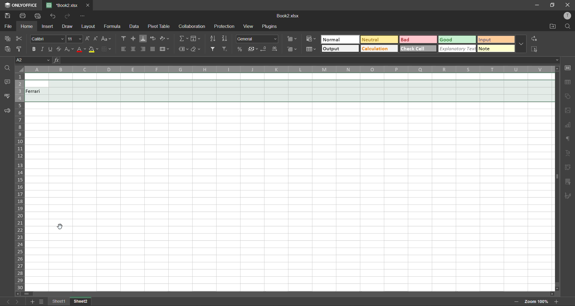 This screenshot has height=306, width=575. What do you see at coordinates (248, 26) in the screenshot?
I see `view` at bounding box center [248, 26].